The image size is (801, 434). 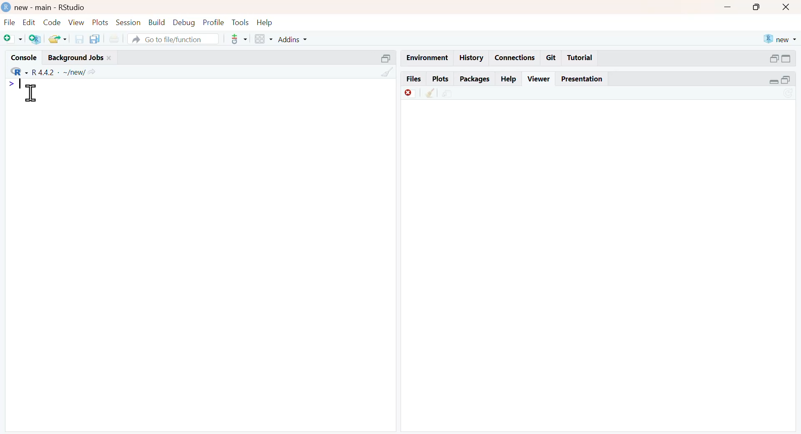 What do you see at coordinates (58, 72) in the screenshot?
I see `R 4.4.2 ~/new/` at bounding box center [58, 72].